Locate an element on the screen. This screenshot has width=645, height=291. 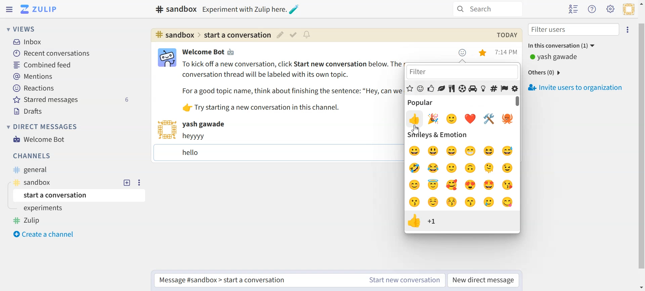
star struck is located at coordinates (491, 186).